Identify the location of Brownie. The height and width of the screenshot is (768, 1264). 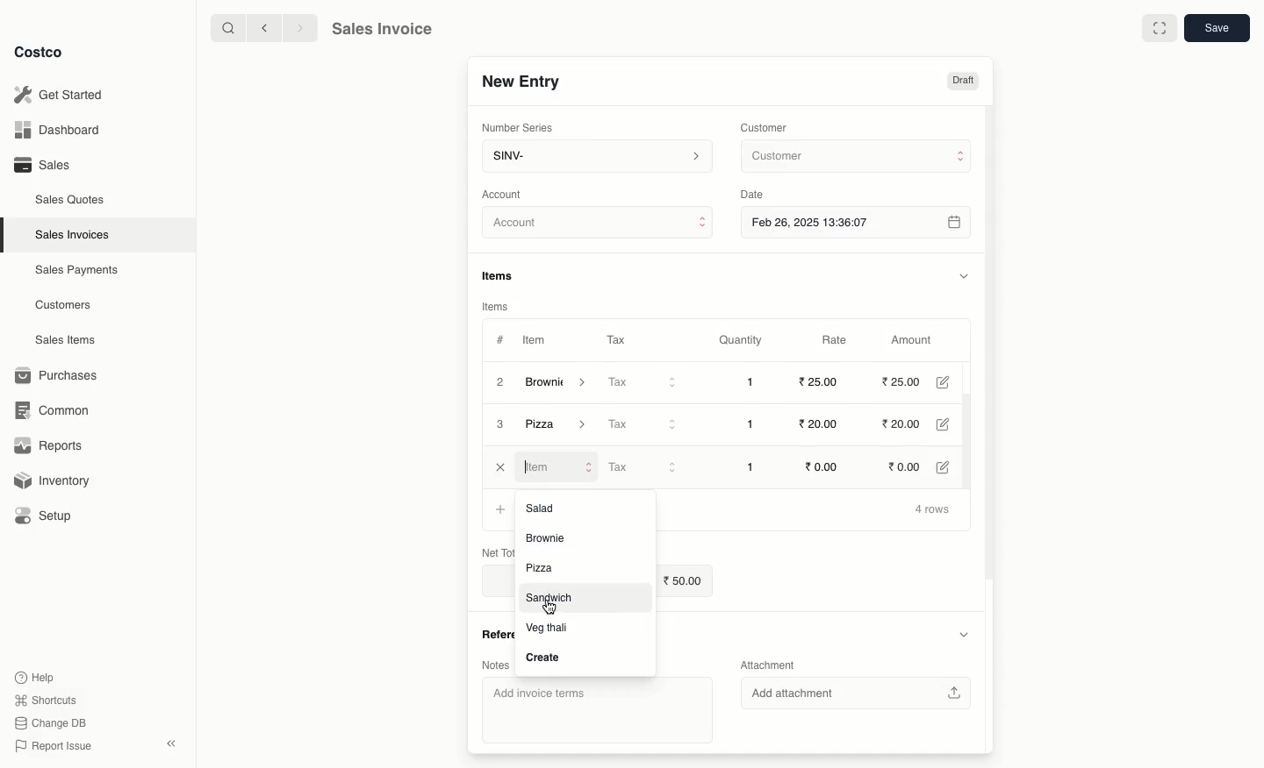
(561, 426).